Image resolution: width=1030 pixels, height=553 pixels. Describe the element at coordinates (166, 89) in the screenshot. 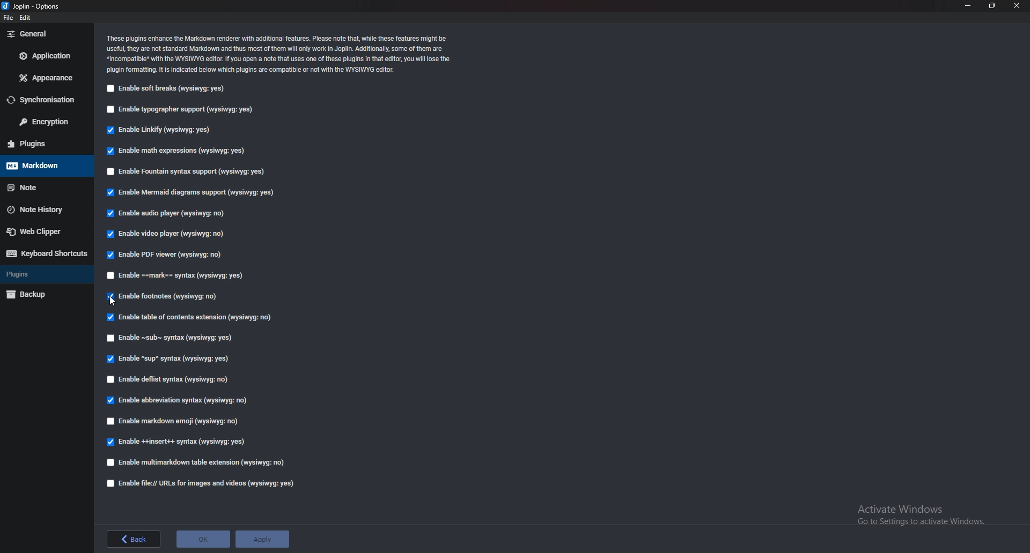

I see `enable soft breaks` at that location.